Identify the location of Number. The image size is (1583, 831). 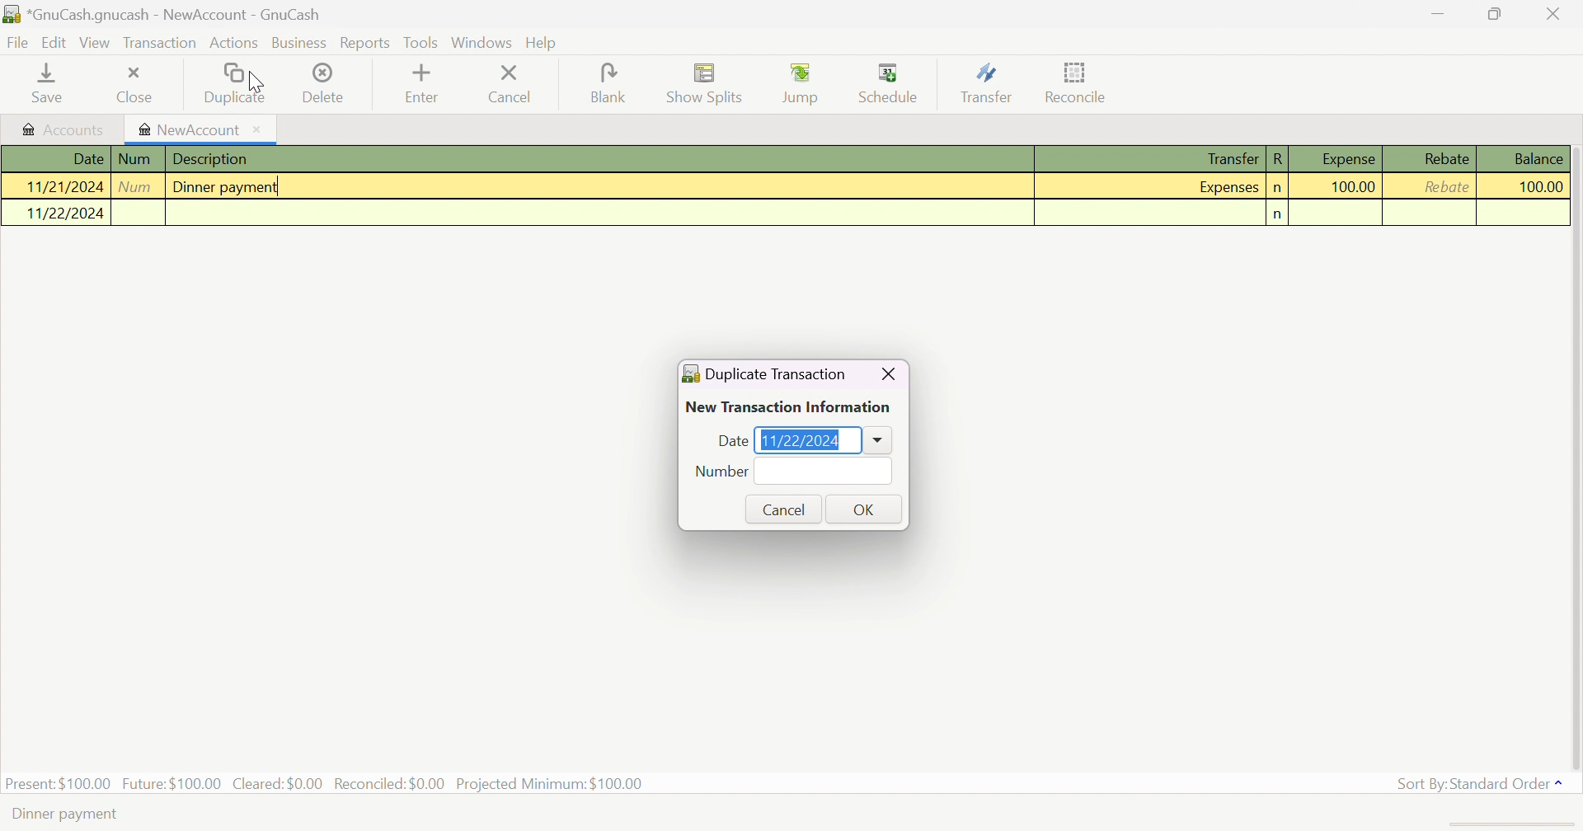
(721, 472).